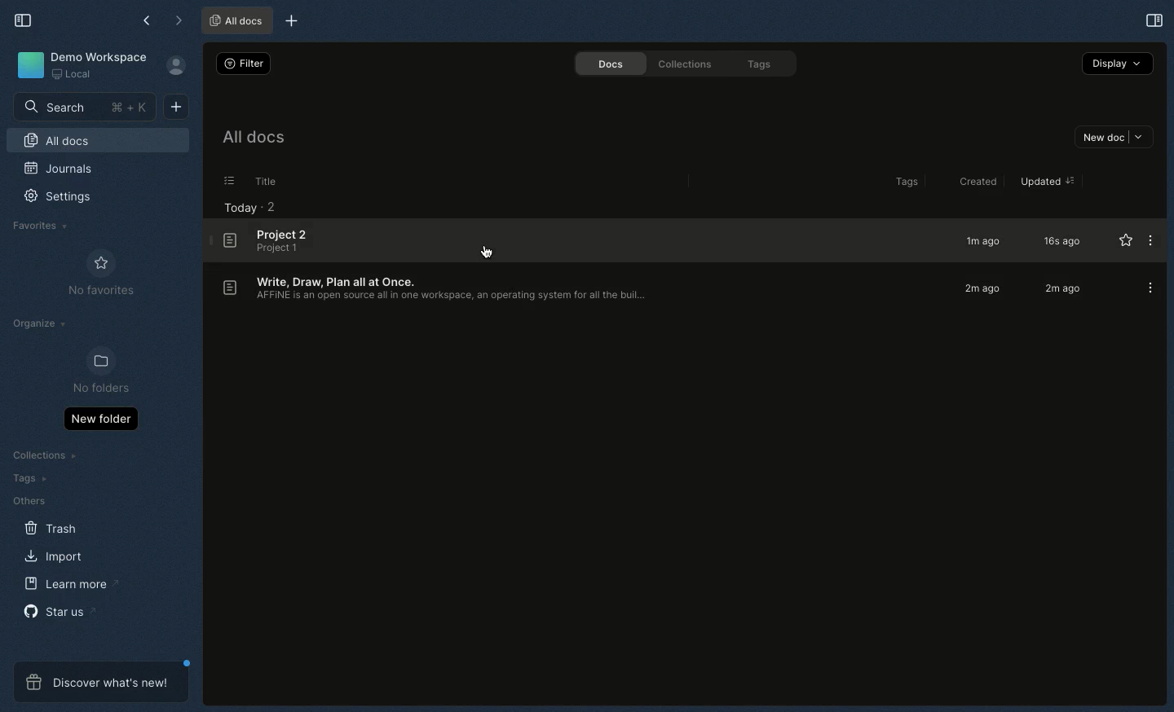 The image size is (1174, 712). I want to click on Trash, so click(51, 529).